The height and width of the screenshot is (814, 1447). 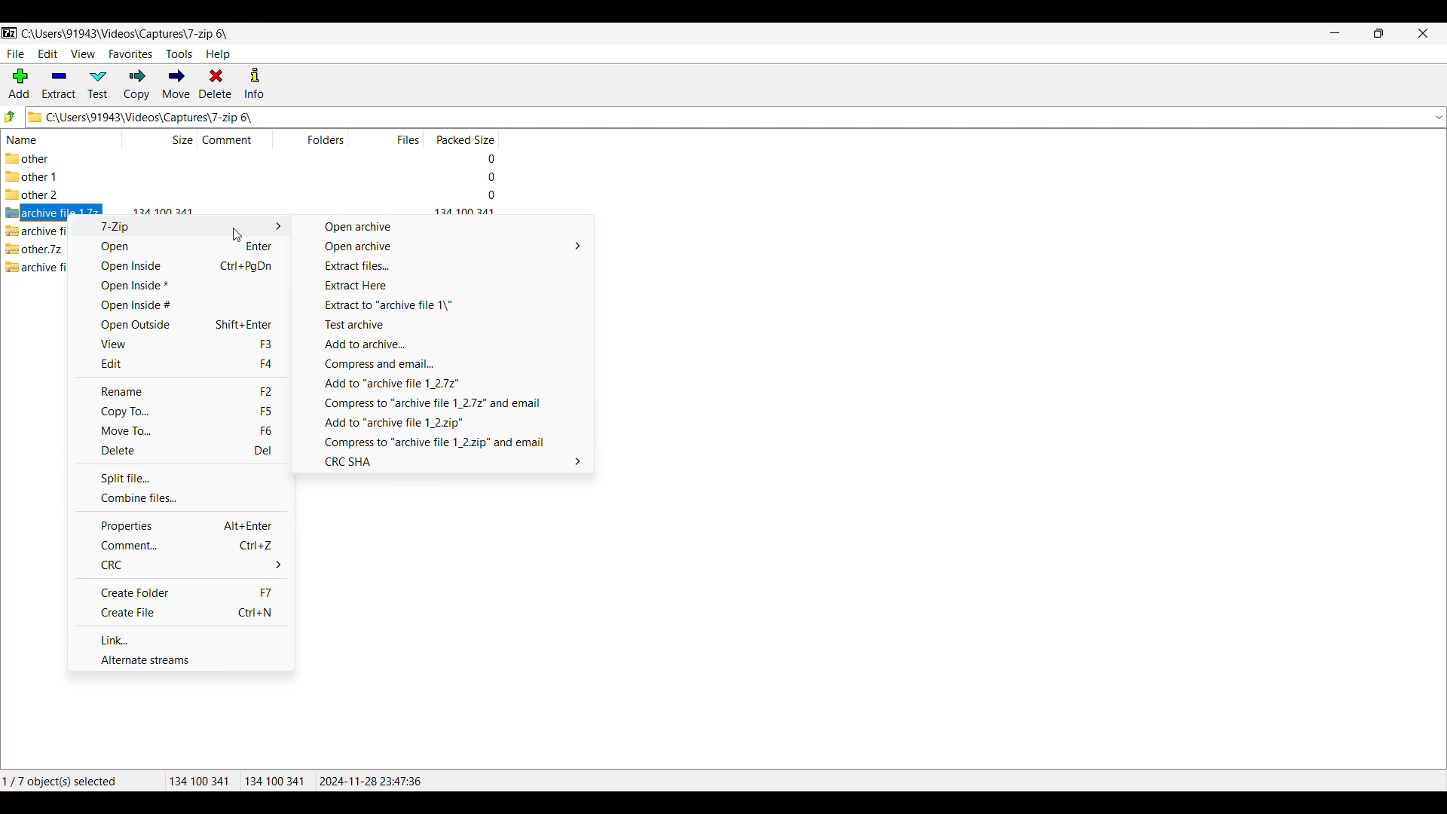 I want to click on Compress to "archive file 1_2.7z" and email, so click(x=445, y=404).